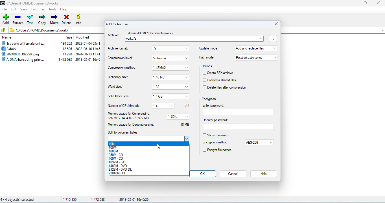 The image size is (385, 203). I want to click on * 4GB, so click(167, 96).